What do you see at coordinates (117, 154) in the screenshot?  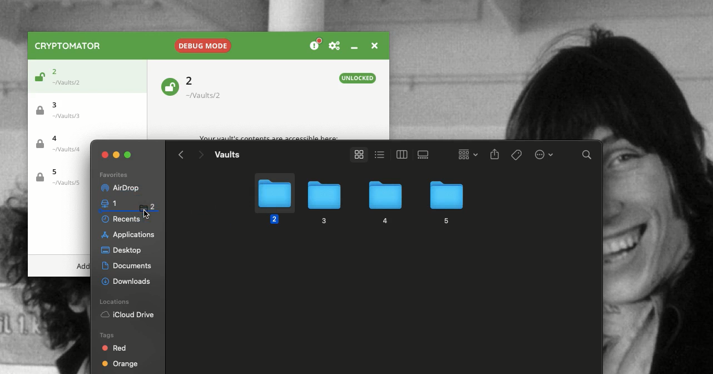 I see `Minimize` at bounding box center [117, 154].